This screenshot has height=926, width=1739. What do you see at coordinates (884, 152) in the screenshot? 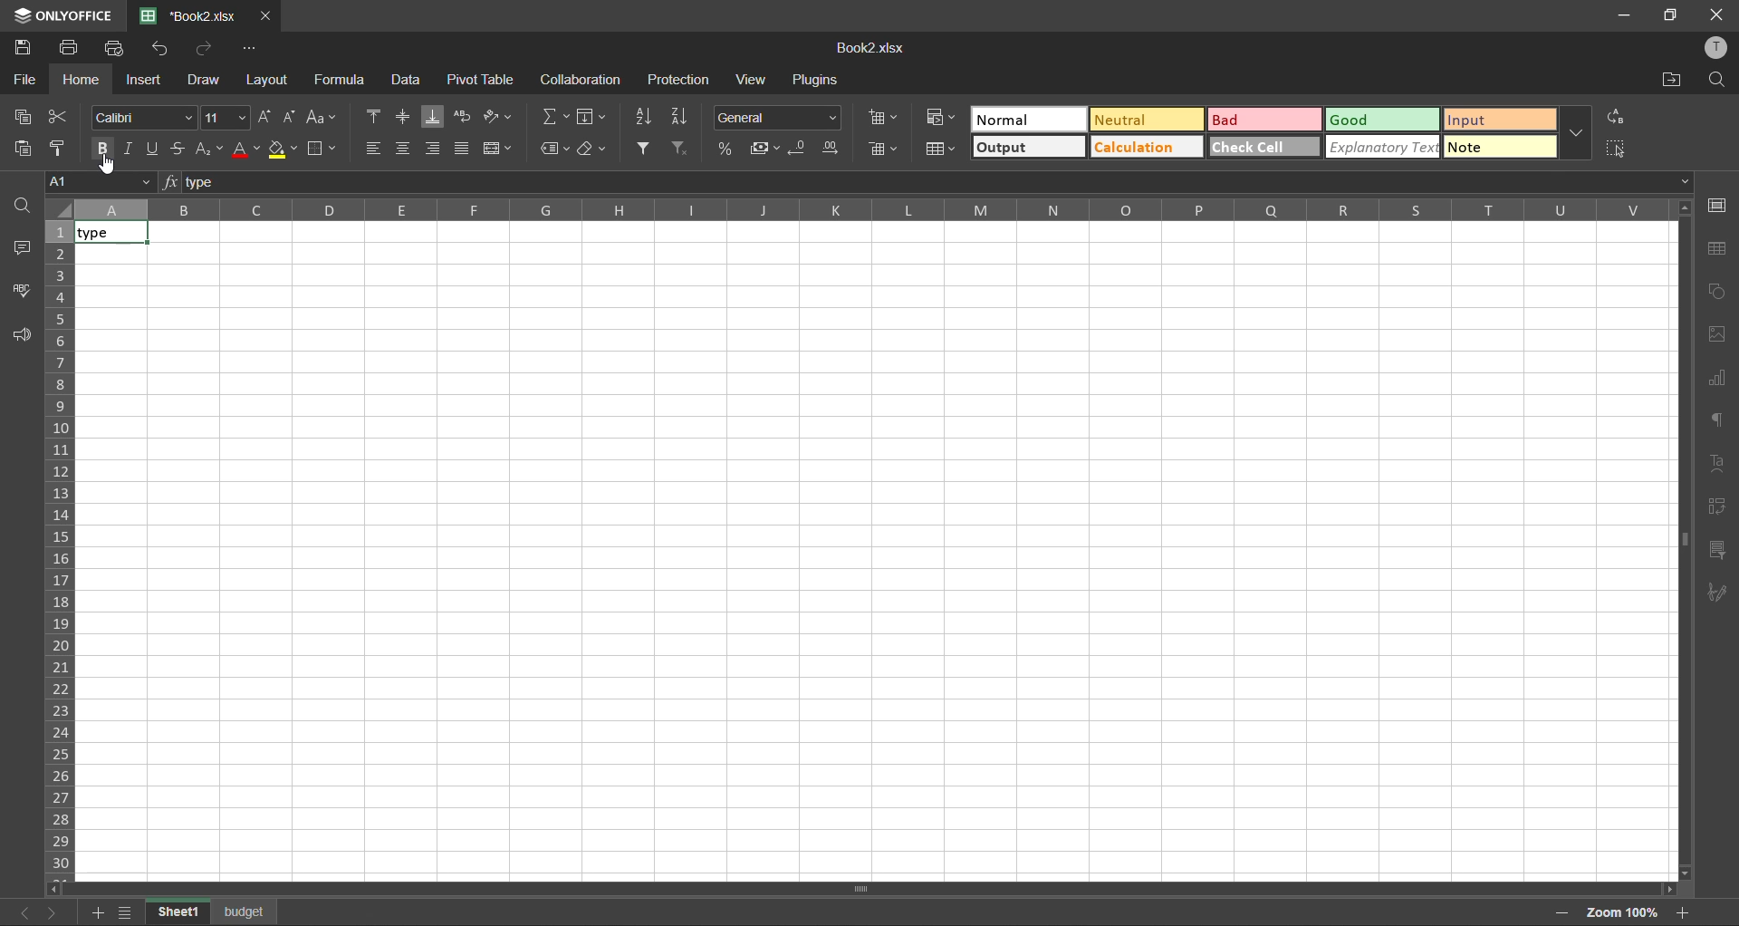
I see `delete cells` at bounding box center [884, 152].